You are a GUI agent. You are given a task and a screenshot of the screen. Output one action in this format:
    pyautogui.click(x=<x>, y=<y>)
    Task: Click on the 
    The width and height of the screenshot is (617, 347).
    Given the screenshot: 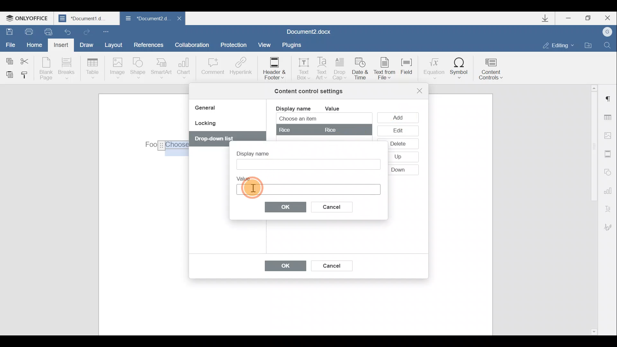 What is the action you would take?
    pyautogui.click(x=397, y=156)
    